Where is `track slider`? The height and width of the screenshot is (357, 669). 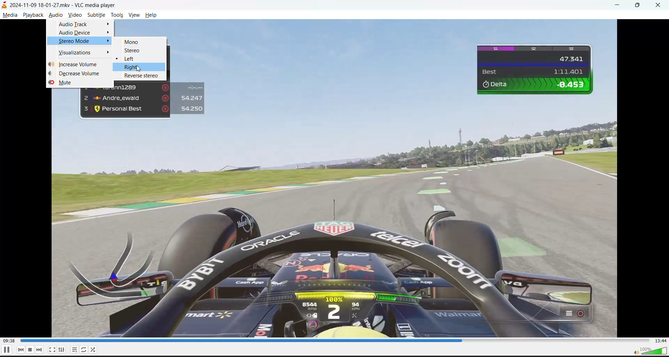
track slider is located at coordinates (334, 340).